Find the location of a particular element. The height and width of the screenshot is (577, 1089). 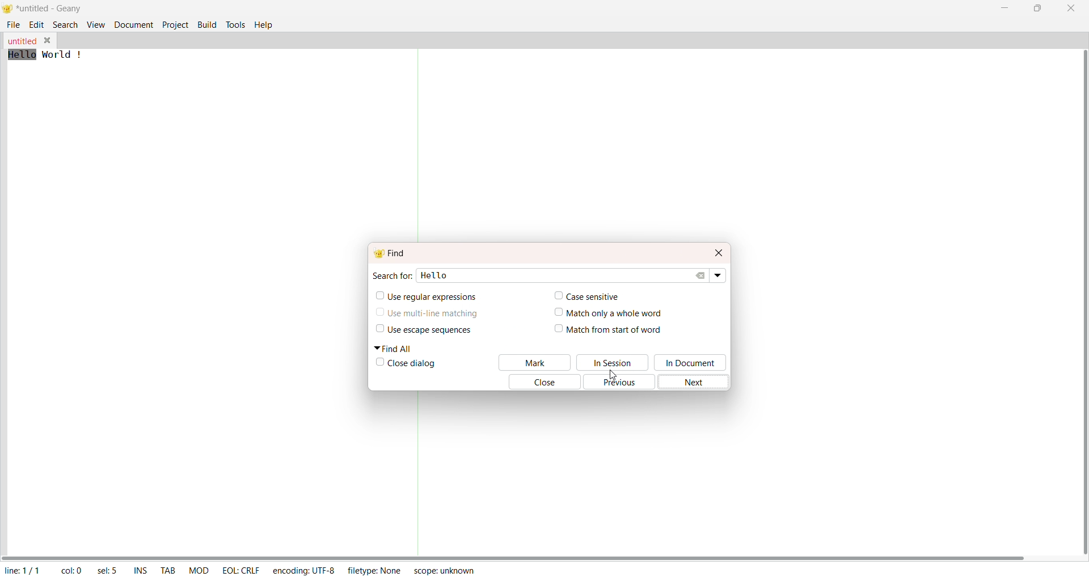

match only a whole world is located at coordinates (621, 313).